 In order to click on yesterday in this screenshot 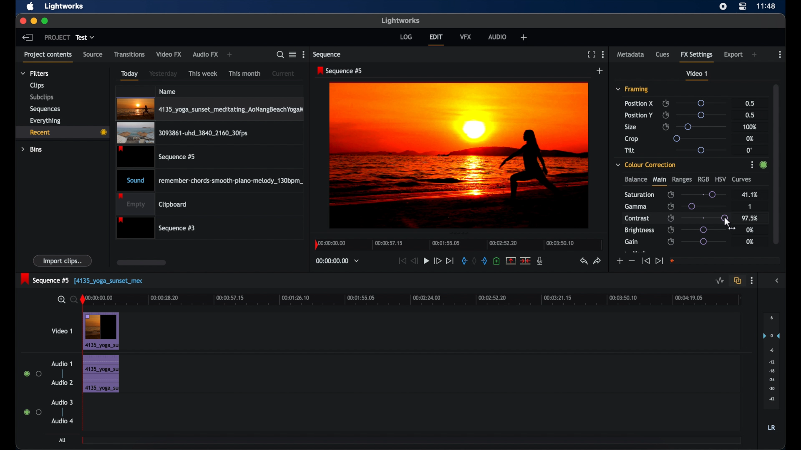, I will do `click(163, 74)`.